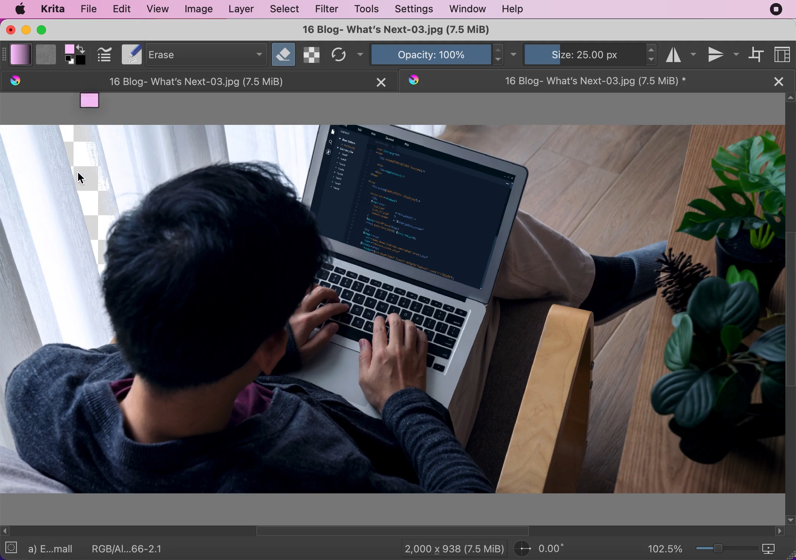 This screenshot has width=796, height=560. I want to click on filter, so click(329, 10).